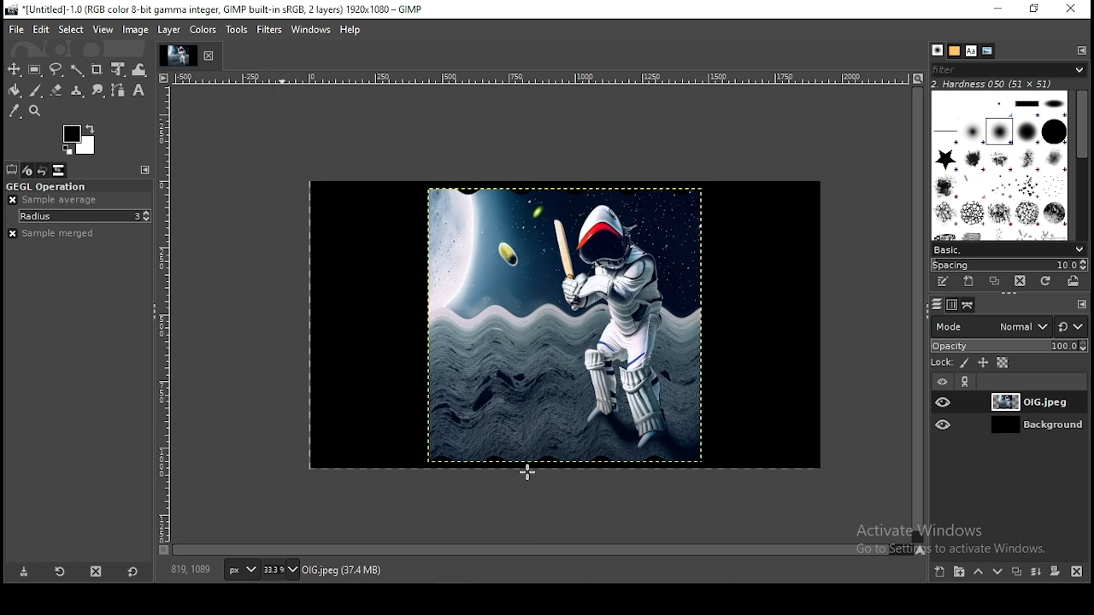 This screenshot has height=615, width=1094. What do you see at coordinates (971, 51) in the screenshot?
I see `fonts` at bounding box center [971, 51].